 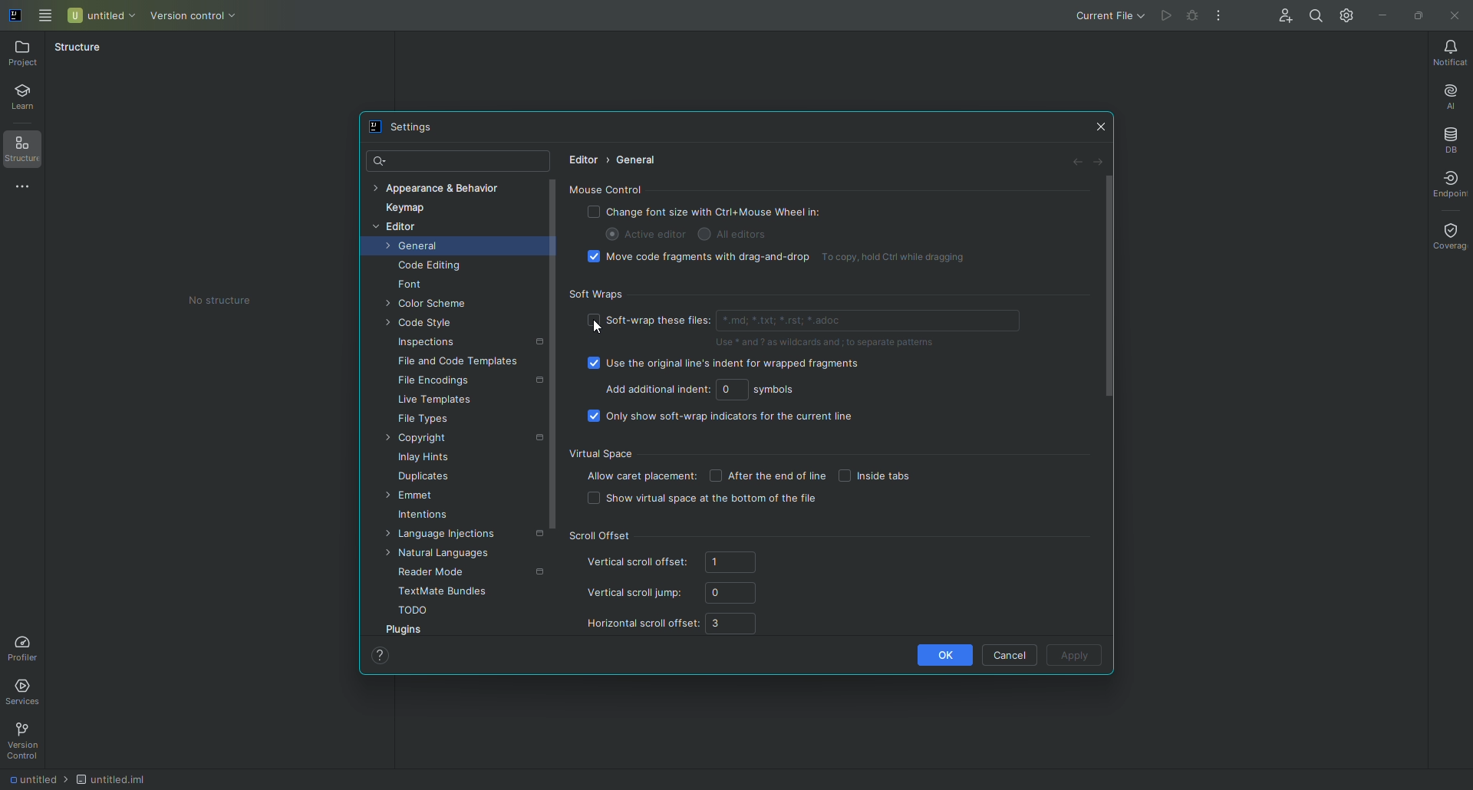 What do you see at coordinates (881, 474) in the screenshot?
I see `Inside tabs` at bounding box center [881, 474].